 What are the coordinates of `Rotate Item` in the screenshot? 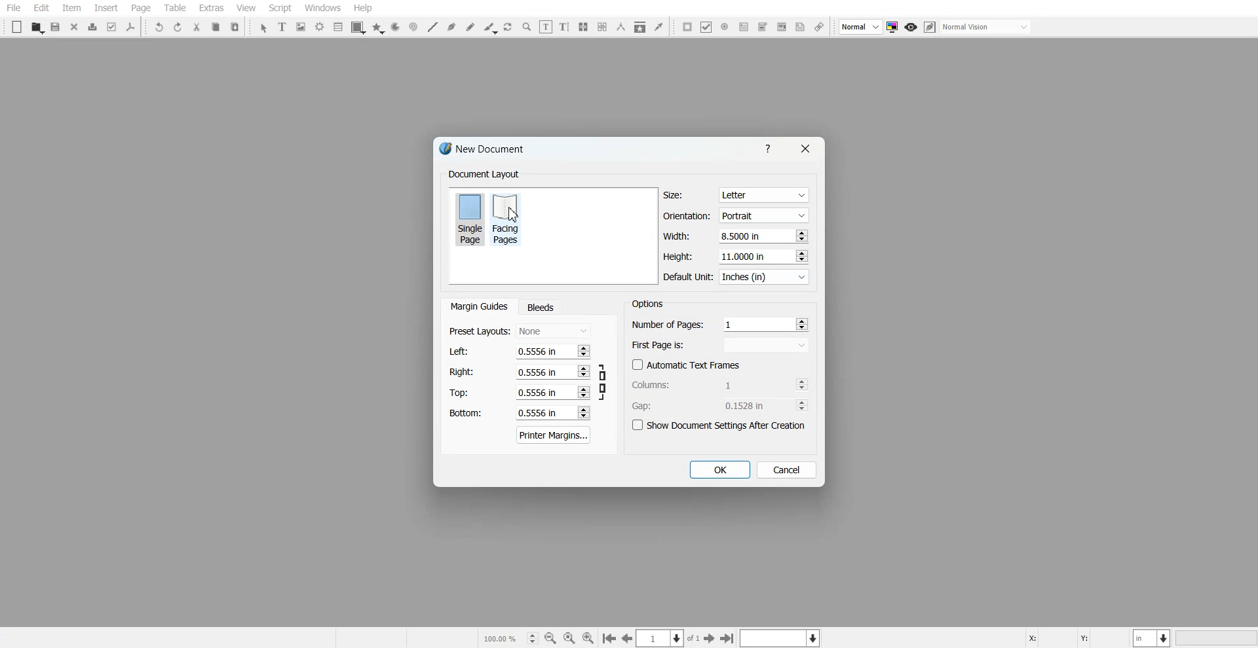 It's located at (509, 27).